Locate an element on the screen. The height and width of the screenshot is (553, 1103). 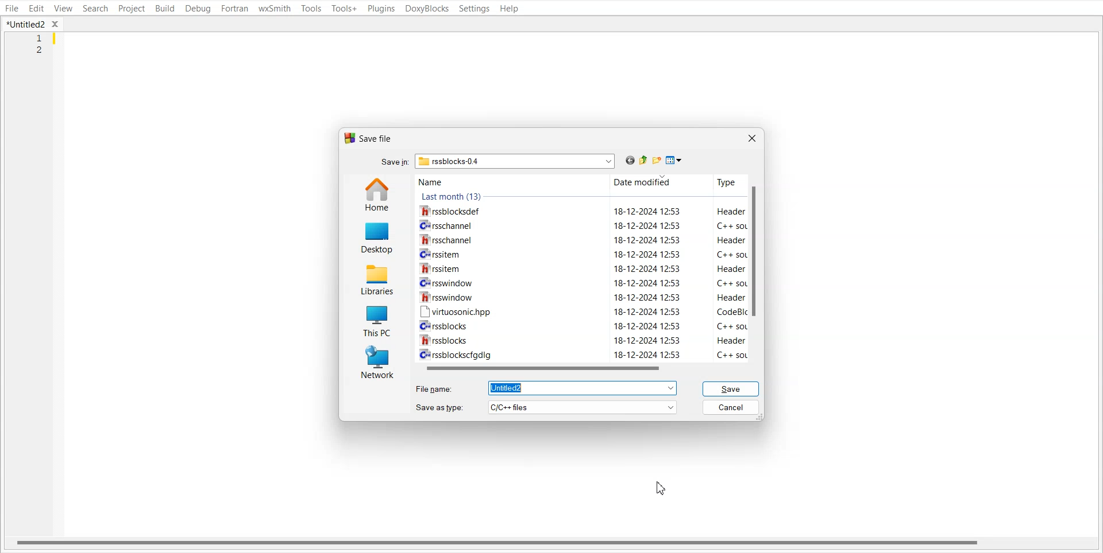
Tools+ is located at coordinates (344, 9).